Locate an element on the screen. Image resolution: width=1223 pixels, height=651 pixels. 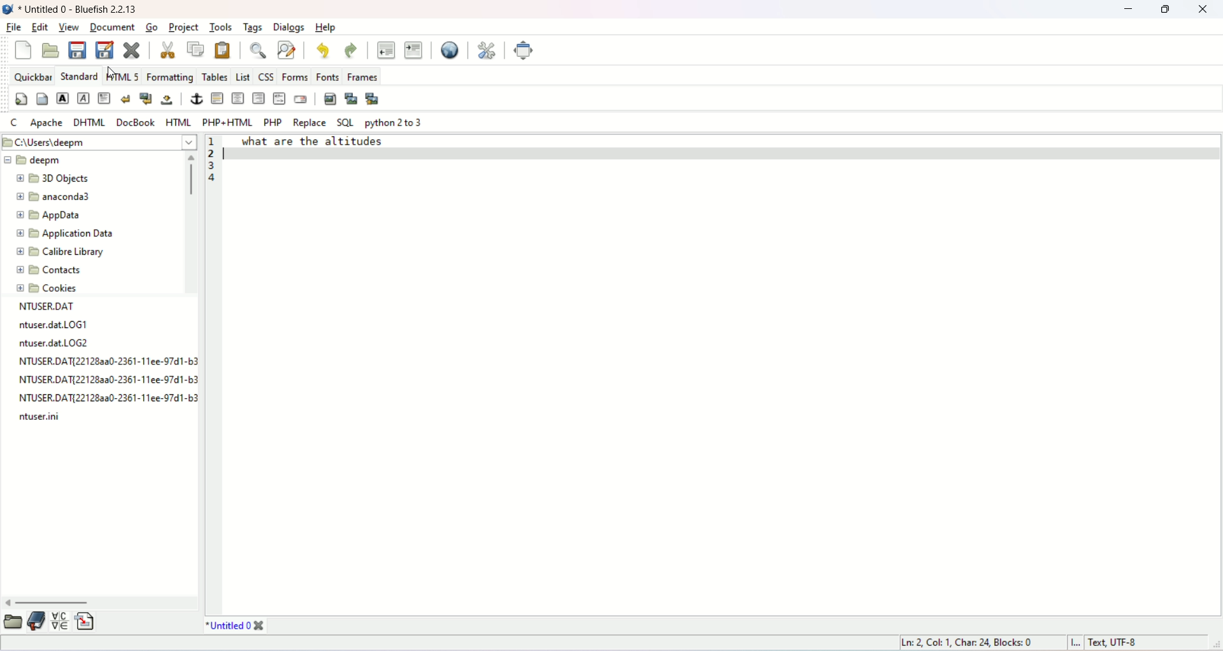
open is located at coordinates (51, 51).